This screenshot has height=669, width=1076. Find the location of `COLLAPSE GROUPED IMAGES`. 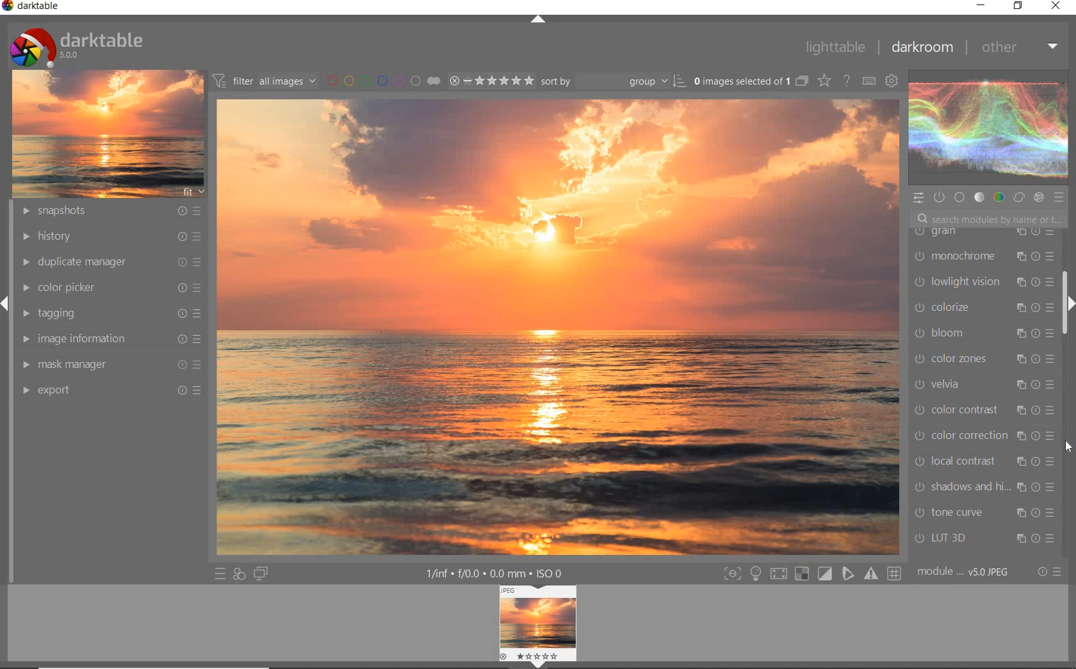

COLLAPSE GROUPED IMAGES is located at coordinates (801, 80).